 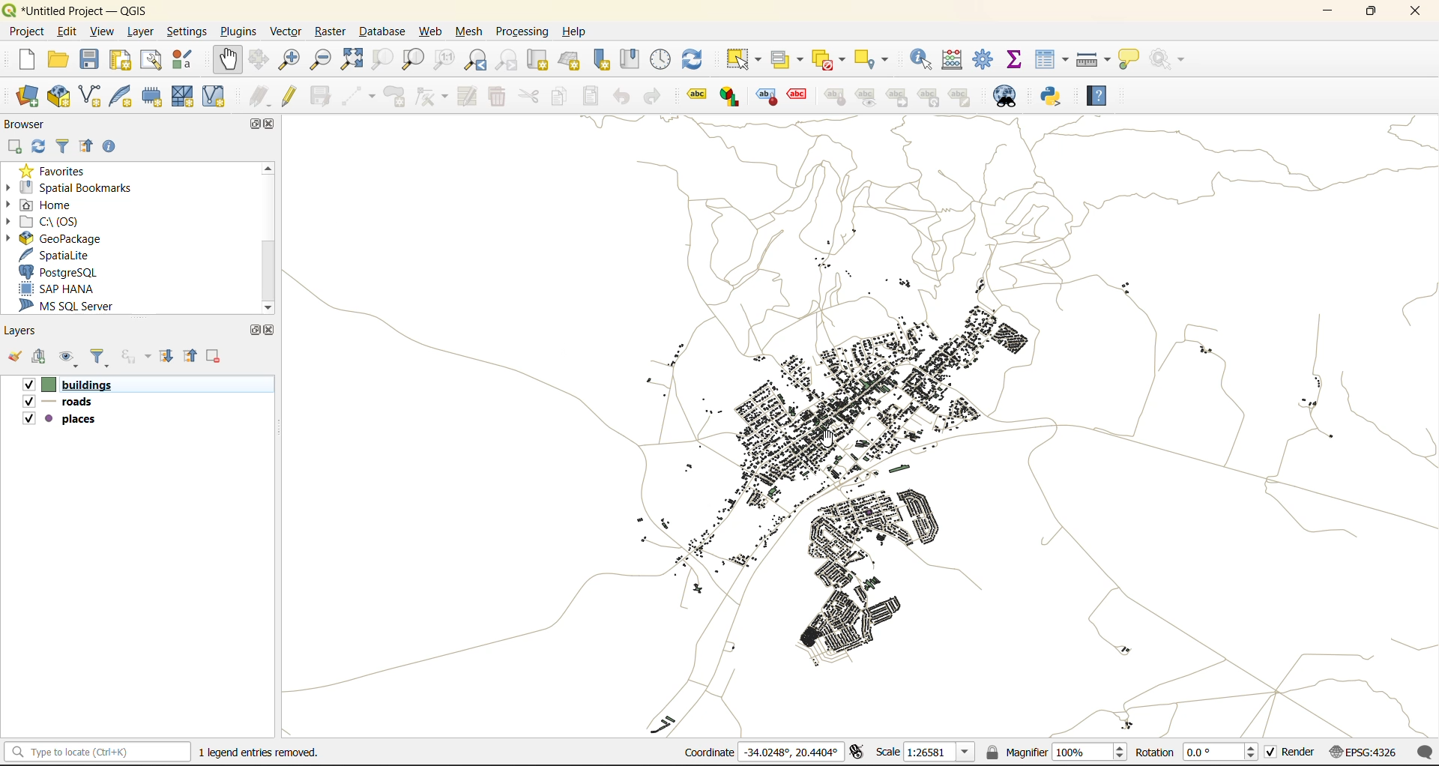 What do you see at coordinates (70, 31) in the screenshot?
I see `edit` at bounding box center [70, 31].